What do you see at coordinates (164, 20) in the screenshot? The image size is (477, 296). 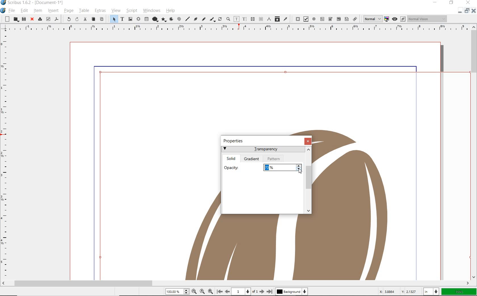 I see `polygon` at bounding box center [164, 20].